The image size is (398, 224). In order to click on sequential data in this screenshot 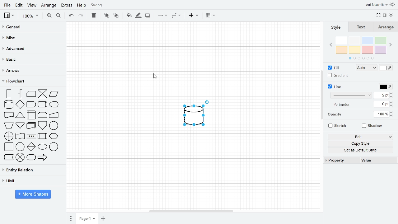, I will do `click(20, 147)`.